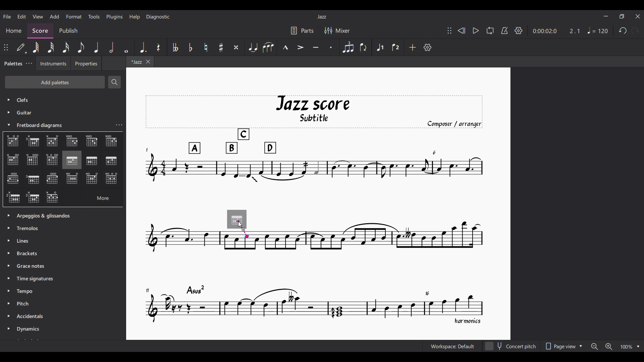 This screenshot has width=644, height=362. What do you see at coordinates (69, 29) in the screenshot?
I see `Publish` at bounding box center [69, 29].